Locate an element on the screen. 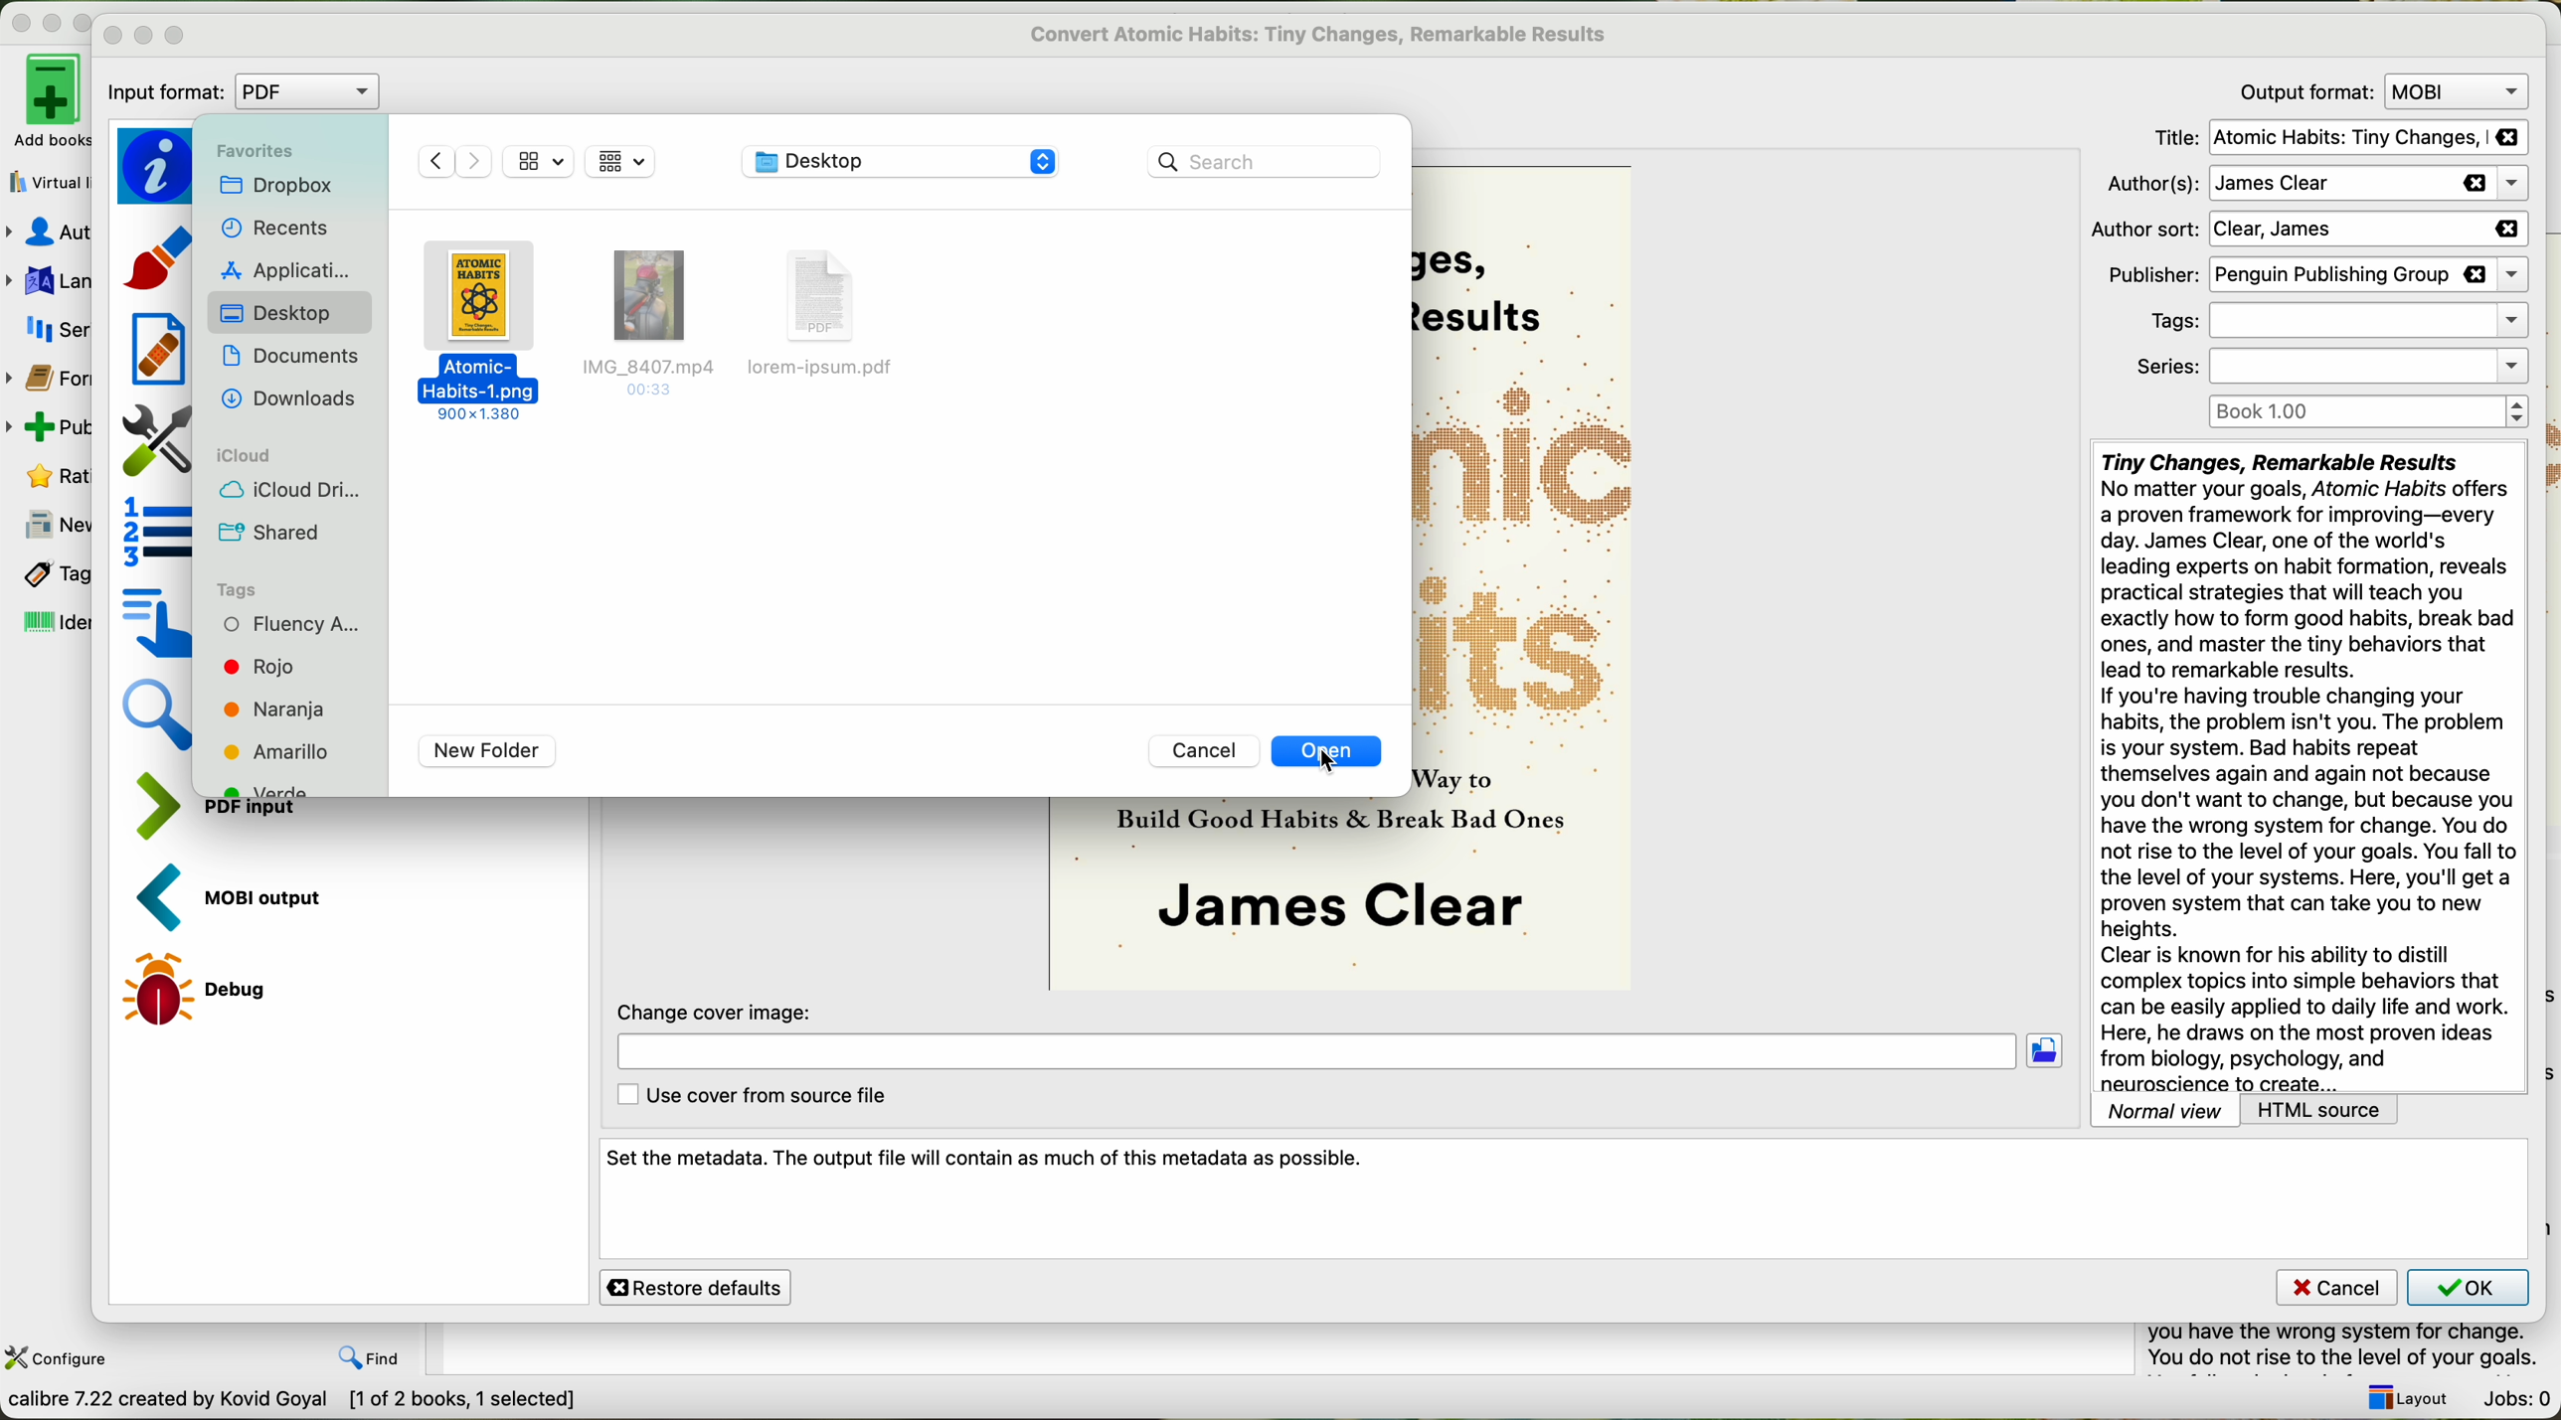 This screenshot has width=2561, height=1420. applications is located at coordinates (291, 269).